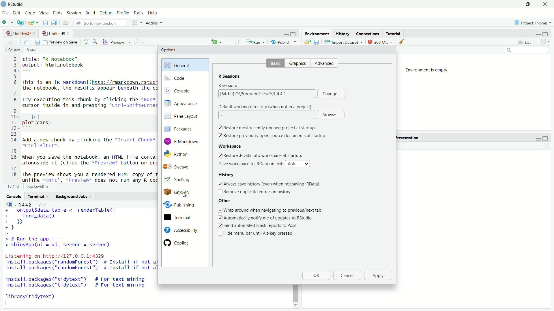 Image resolution: width=554 pixels, height=311 pixels. Describe the element at coordinates (219, 135) in the screenshot. I see `check box` at that location.